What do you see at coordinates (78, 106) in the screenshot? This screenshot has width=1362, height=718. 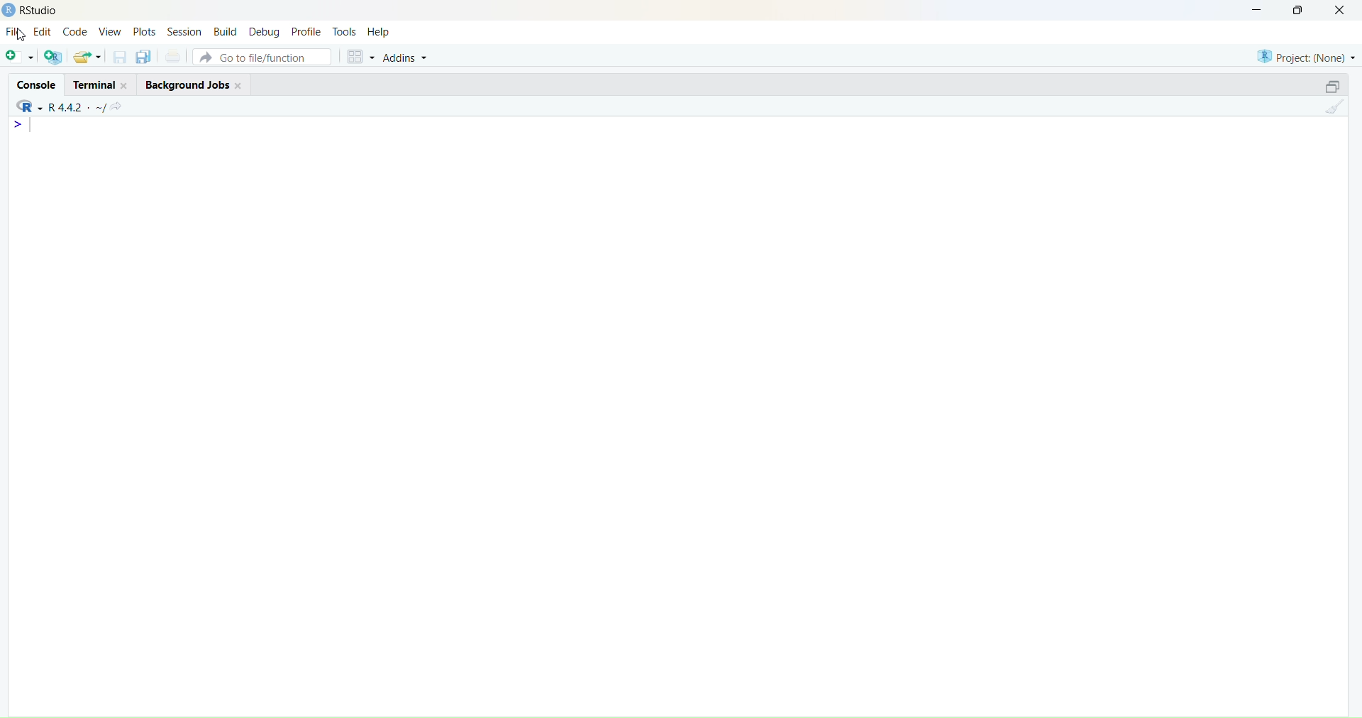 I see `R 4.4.2 ~/` at bounding box center [78, 106].